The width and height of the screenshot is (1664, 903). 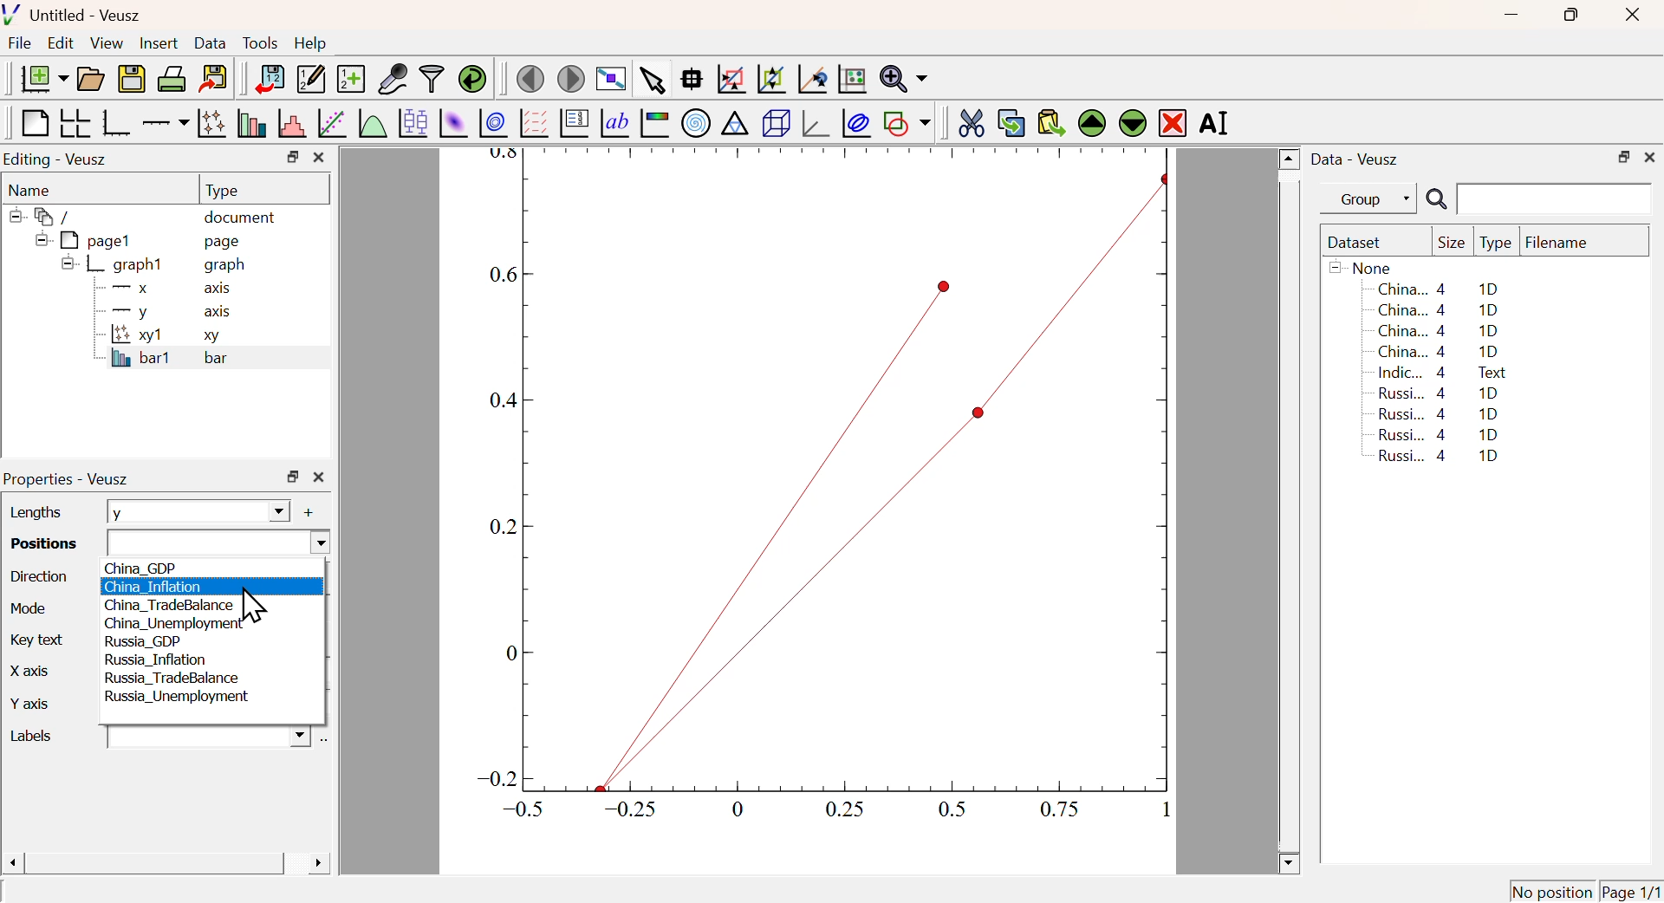 I want to click on Previous Page, so click(x=531, y=80).